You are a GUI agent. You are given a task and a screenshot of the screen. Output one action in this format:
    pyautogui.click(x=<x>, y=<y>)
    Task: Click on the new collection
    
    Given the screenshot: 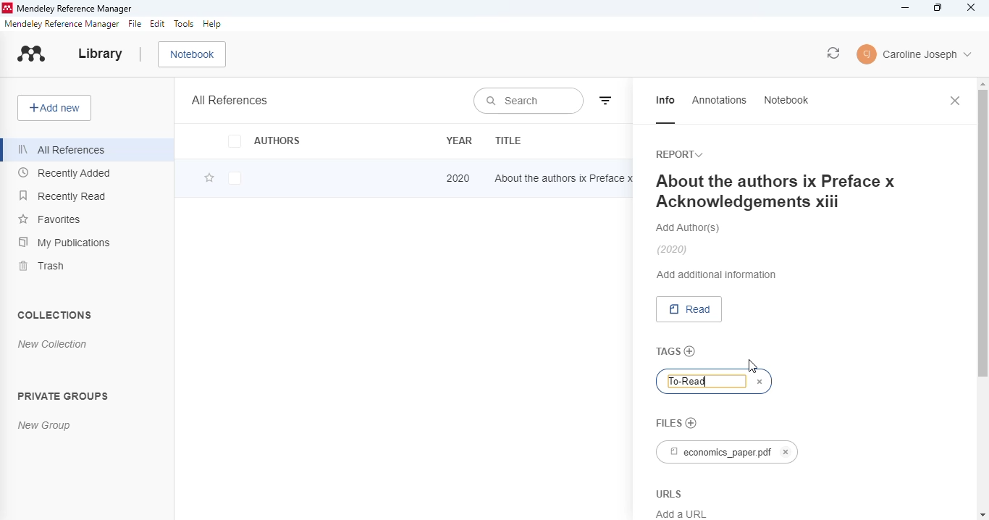 What is the action you would take?
    pyautogui.click(x=53, y=344)
    